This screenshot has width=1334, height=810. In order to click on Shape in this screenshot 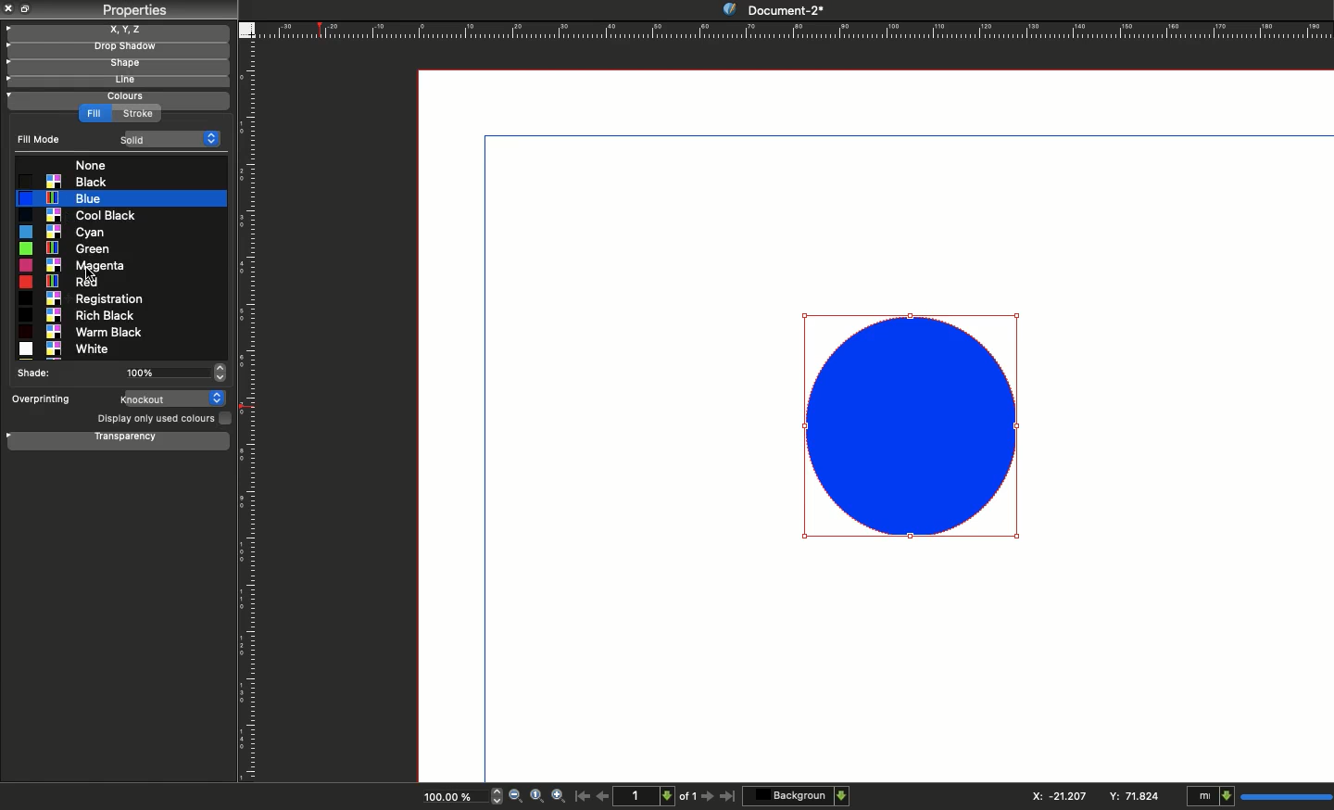, I will do `click(914, 425)`.